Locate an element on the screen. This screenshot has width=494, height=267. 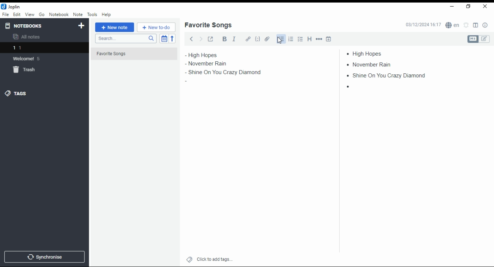
icon is located at coordinates (12, 7).